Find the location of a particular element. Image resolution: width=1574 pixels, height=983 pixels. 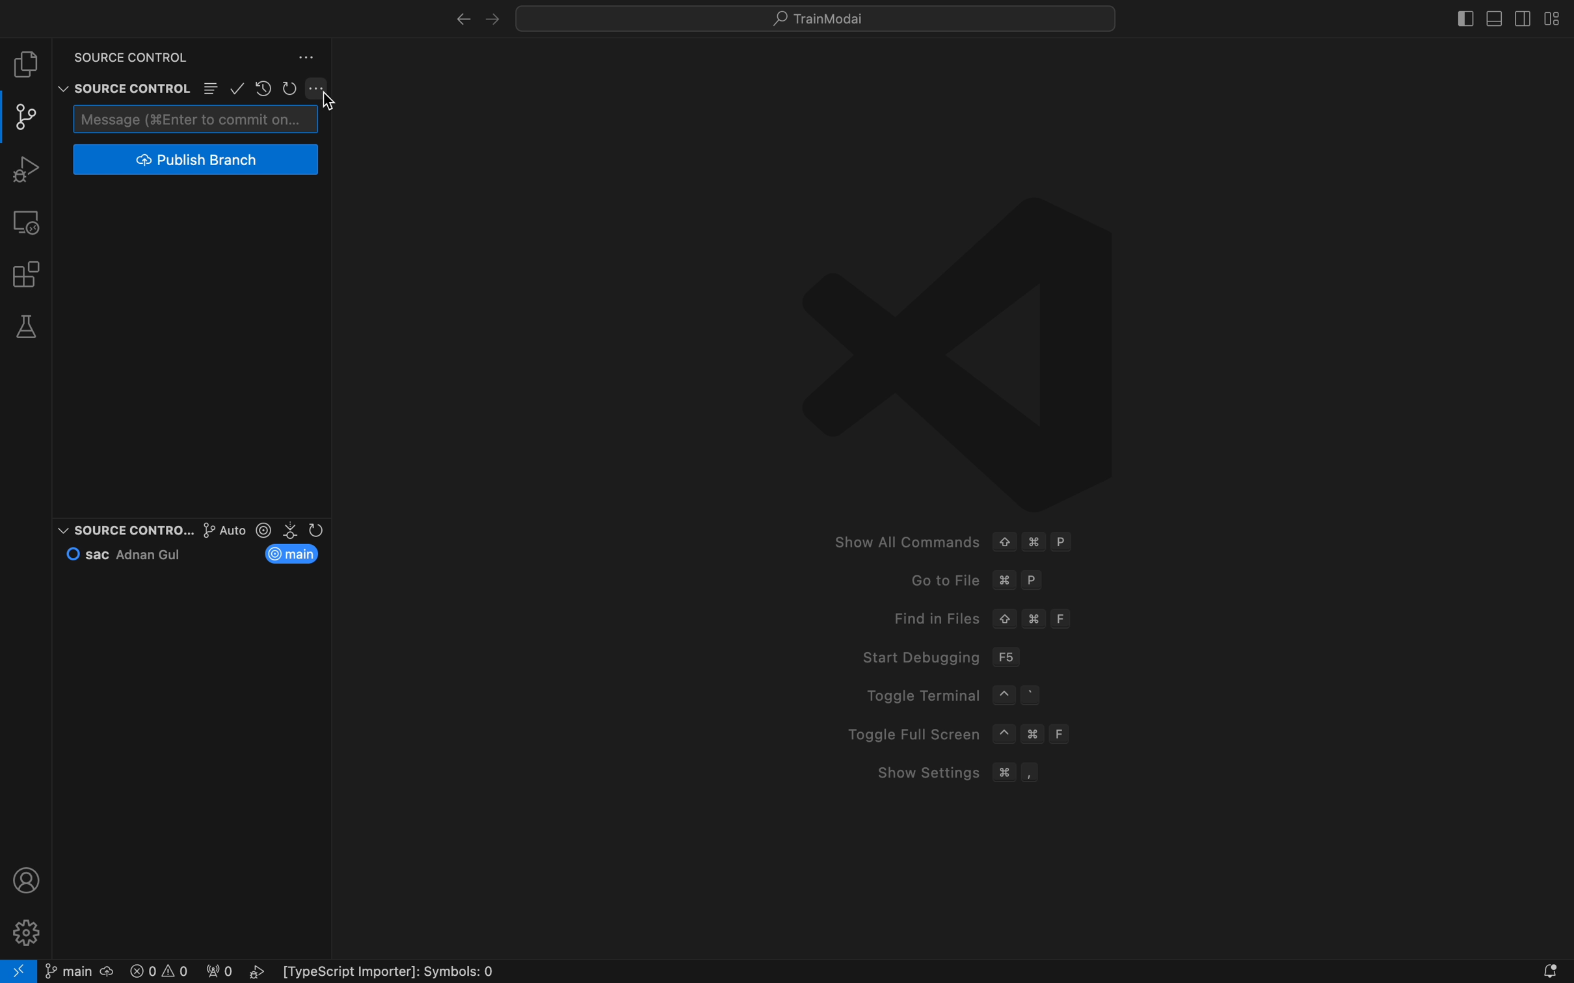

Notifications  is located at coordinates (1541, 972).